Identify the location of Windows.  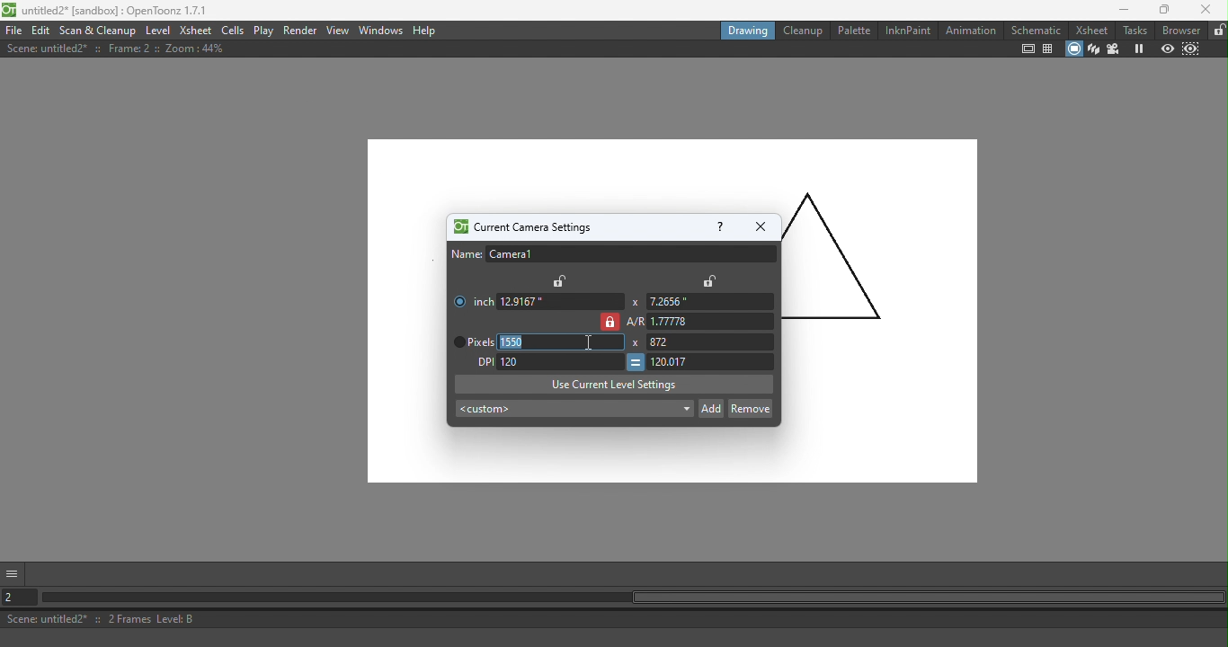
(381, 30).